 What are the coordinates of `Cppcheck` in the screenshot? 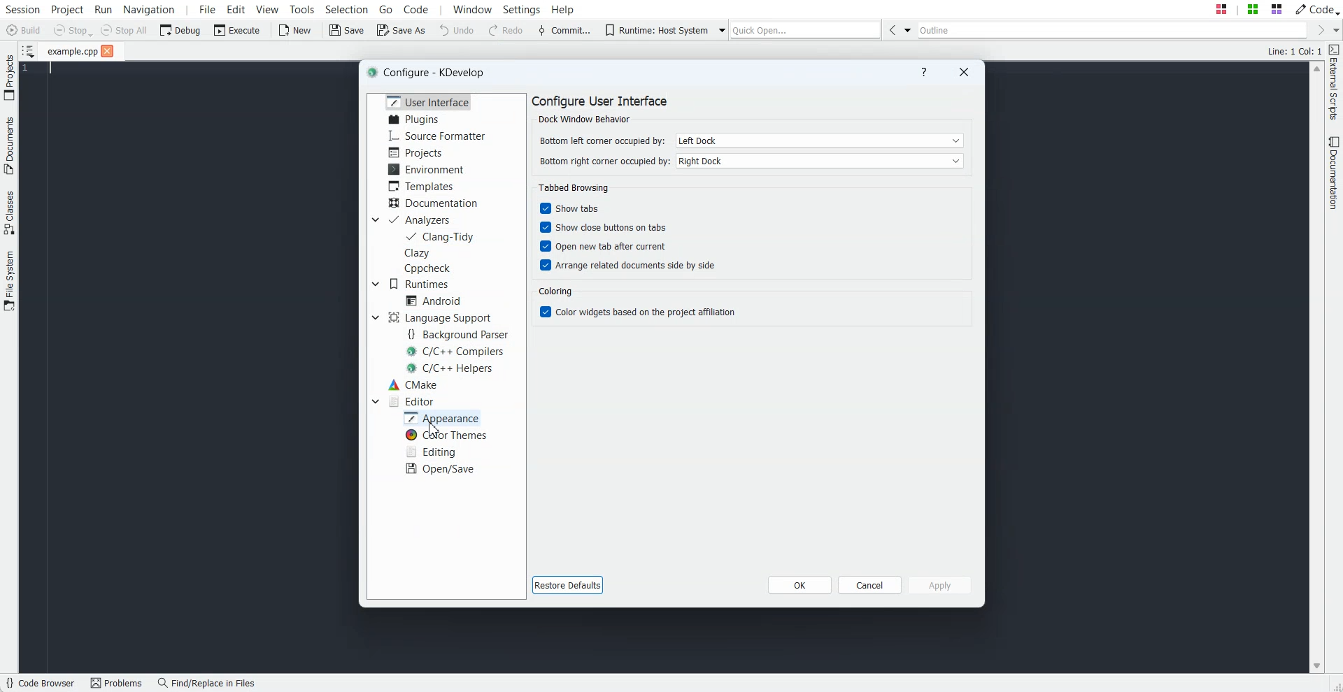 It's located at (427, 268).